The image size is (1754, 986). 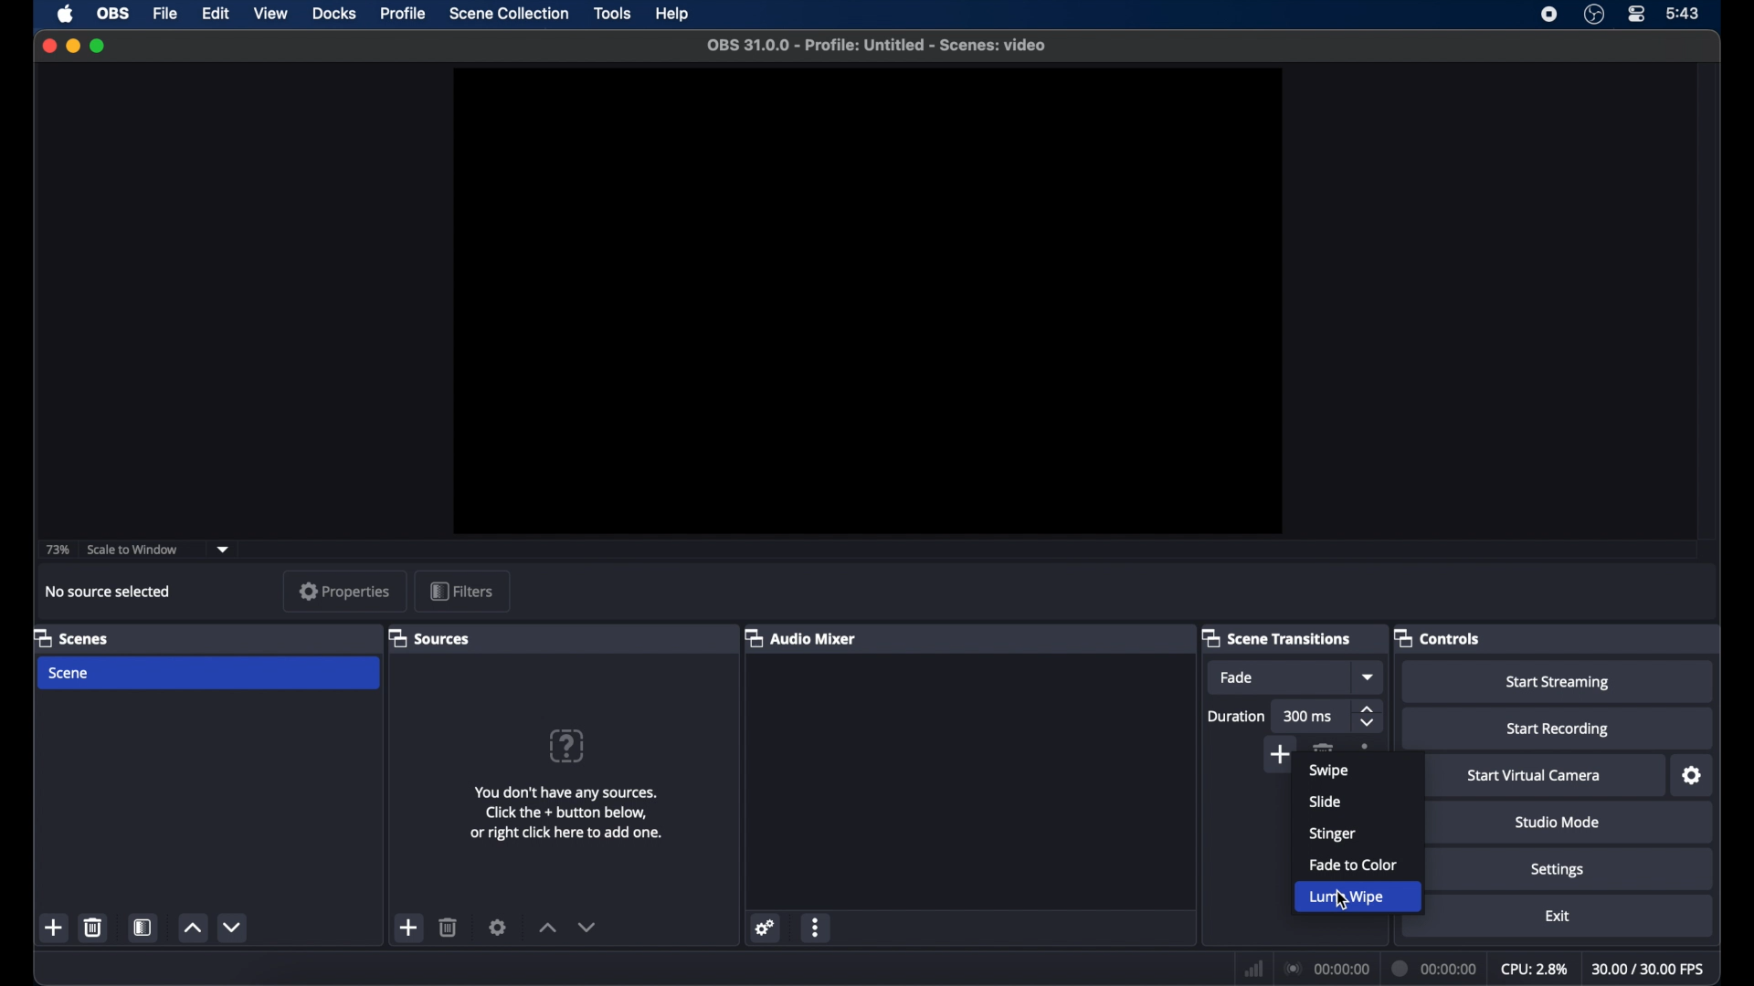 I want to click on start streaming, so click(x=1559, y=682).